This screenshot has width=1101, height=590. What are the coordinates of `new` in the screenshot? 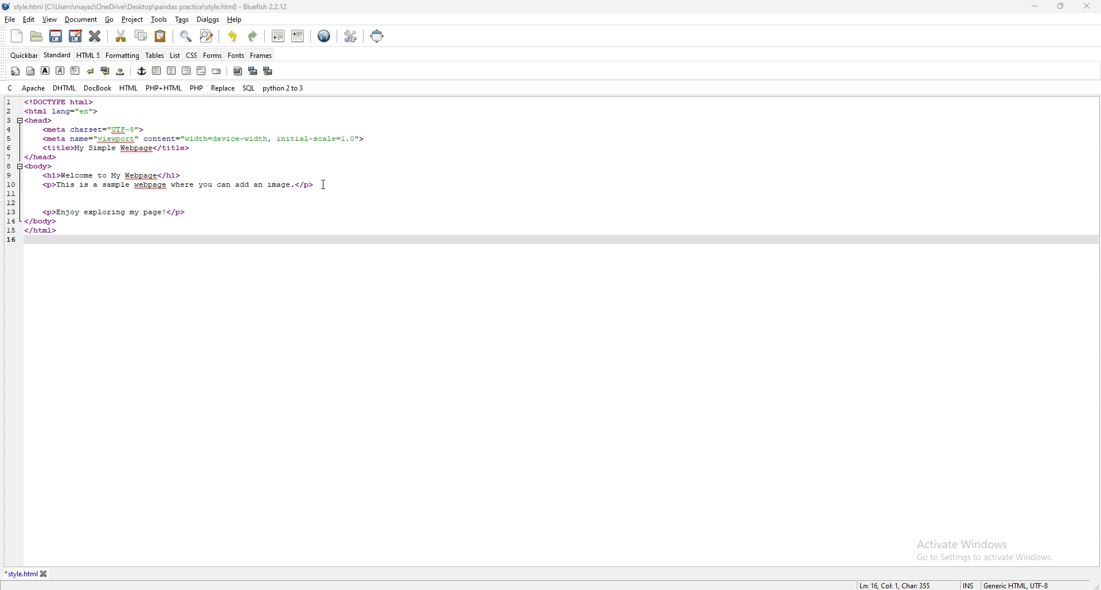 It's located at (17, 36).